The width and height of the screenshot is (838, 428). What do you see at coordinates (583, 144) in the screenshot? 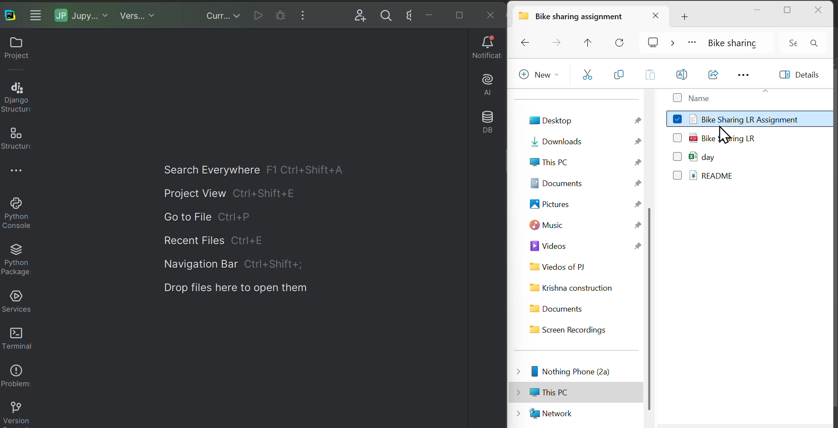
I see `Downloads` at bounding box center [583, 144].